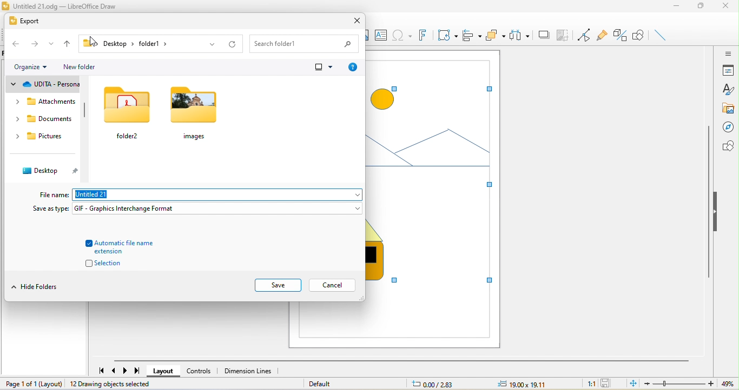 This screenshot has width=739, height=390. Describe the element at coordinates (46, 171) in the screenshot. I see `desktop` at that location.